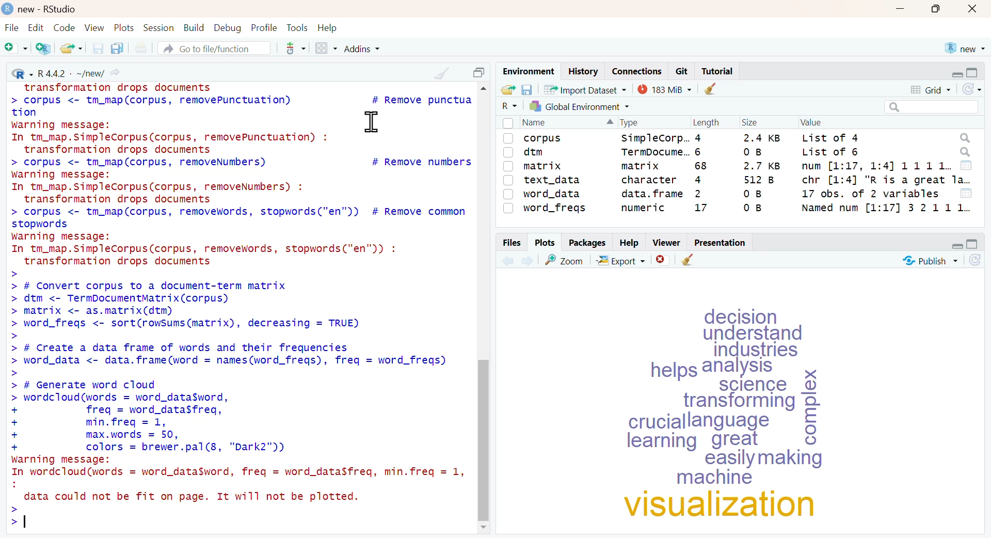 The image size is (991, 538). I want to click on Tools, so click(299, 28).